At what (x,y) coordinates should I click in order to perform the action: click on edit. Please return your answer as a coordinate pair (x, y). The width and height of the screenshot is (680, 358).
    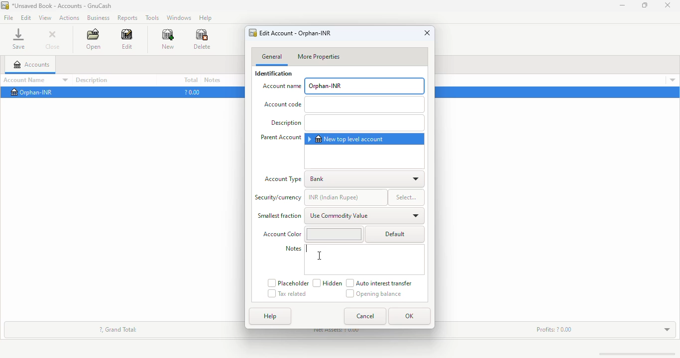
    Looking at the image, I should click on (26, 17).